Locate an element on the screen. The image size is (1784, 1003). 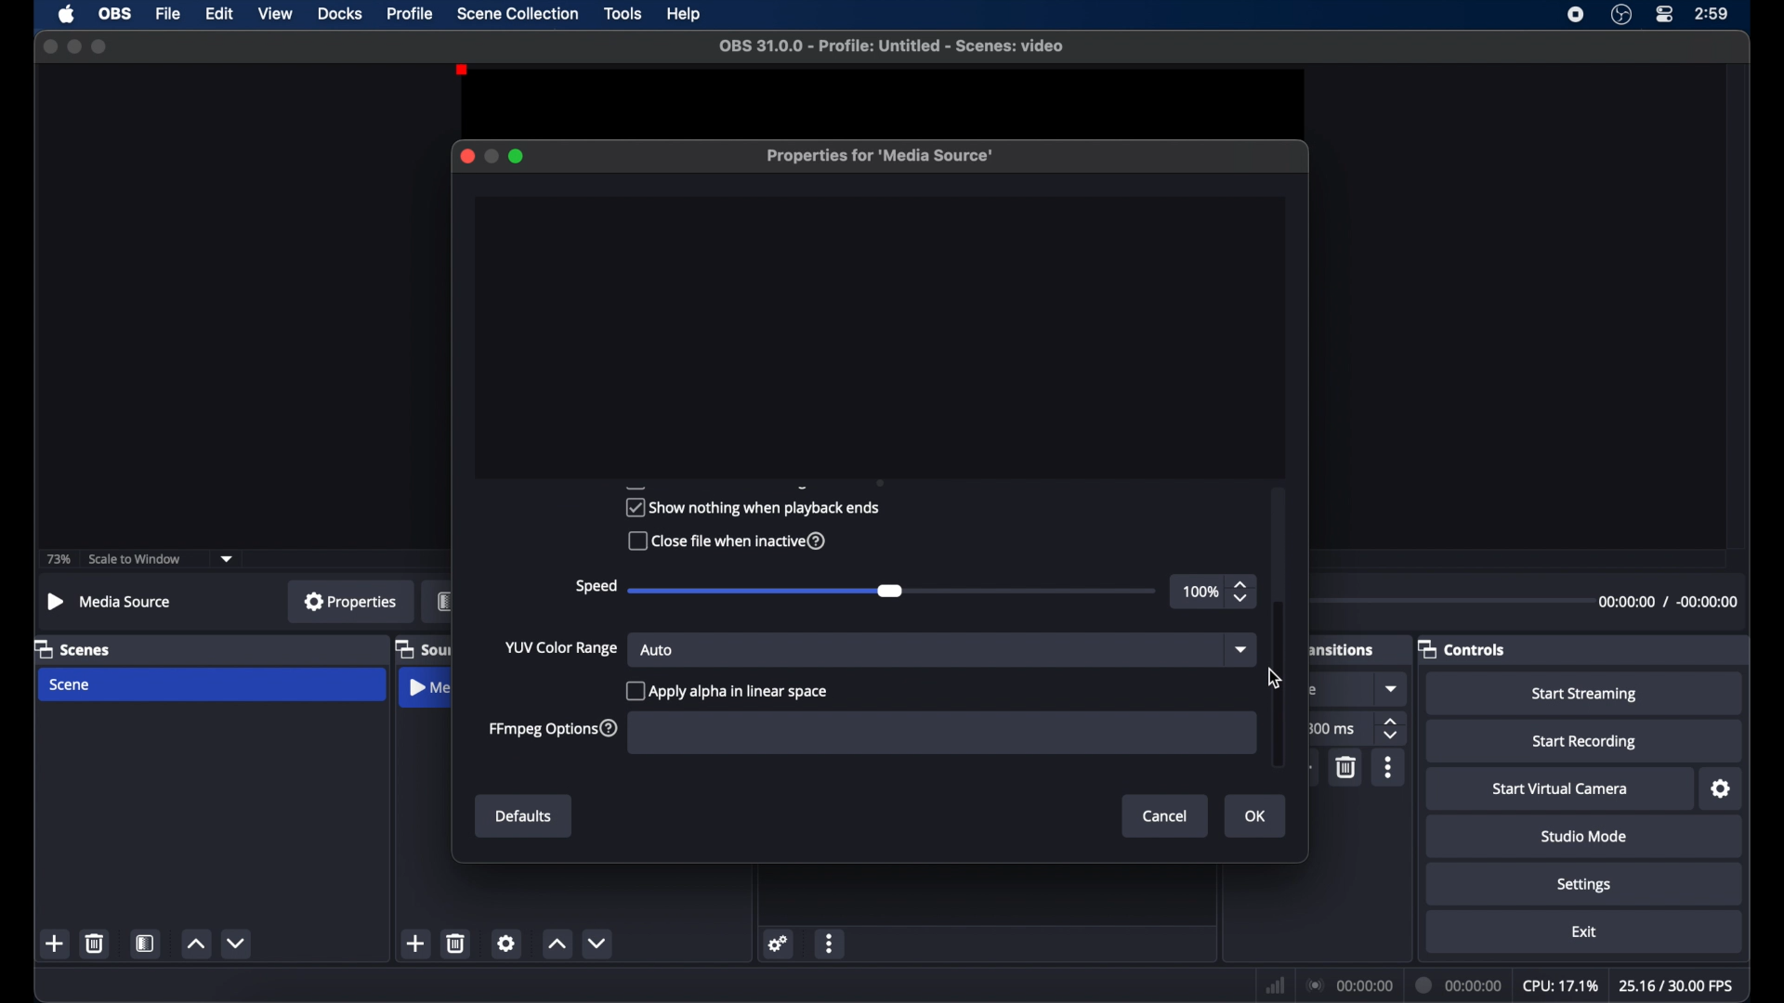
network is located at coordinates (1276, 986).